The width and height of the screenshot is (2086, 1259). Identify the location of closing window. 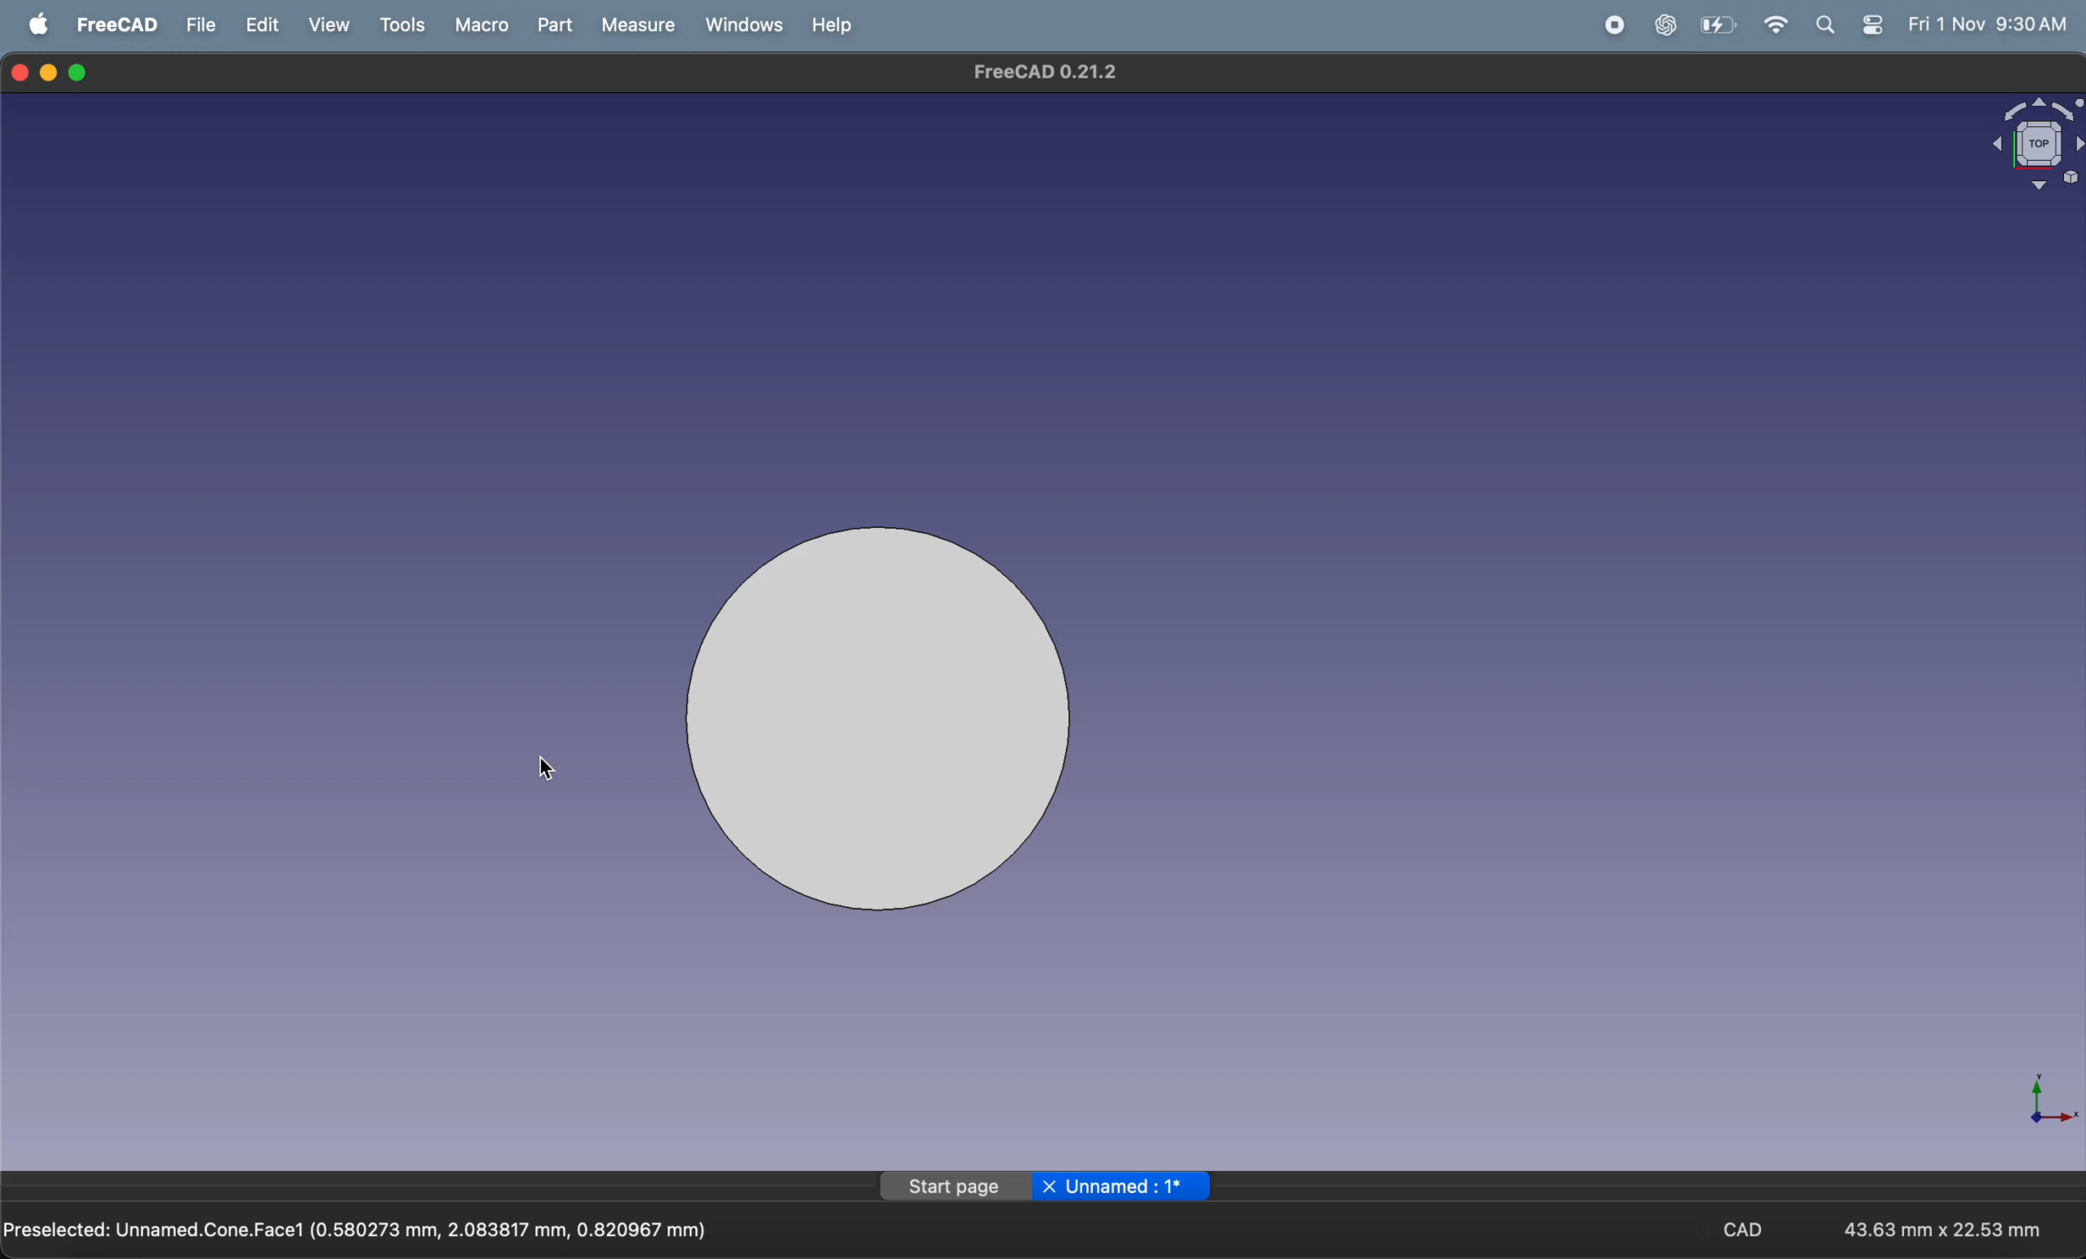
(20, 71).